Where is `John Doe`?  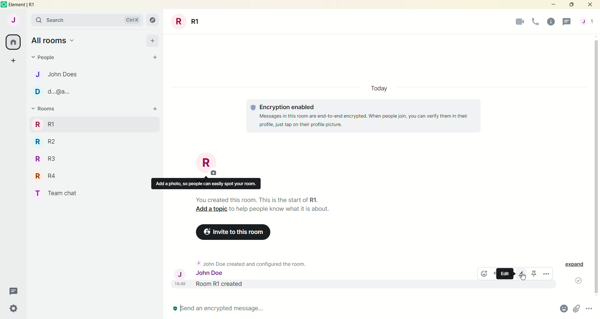
John Doe is located at coordinates (201, 274).